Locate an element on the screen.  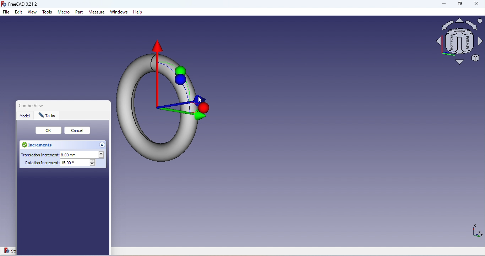
Rotation increment is located at coordinates (57, 164).